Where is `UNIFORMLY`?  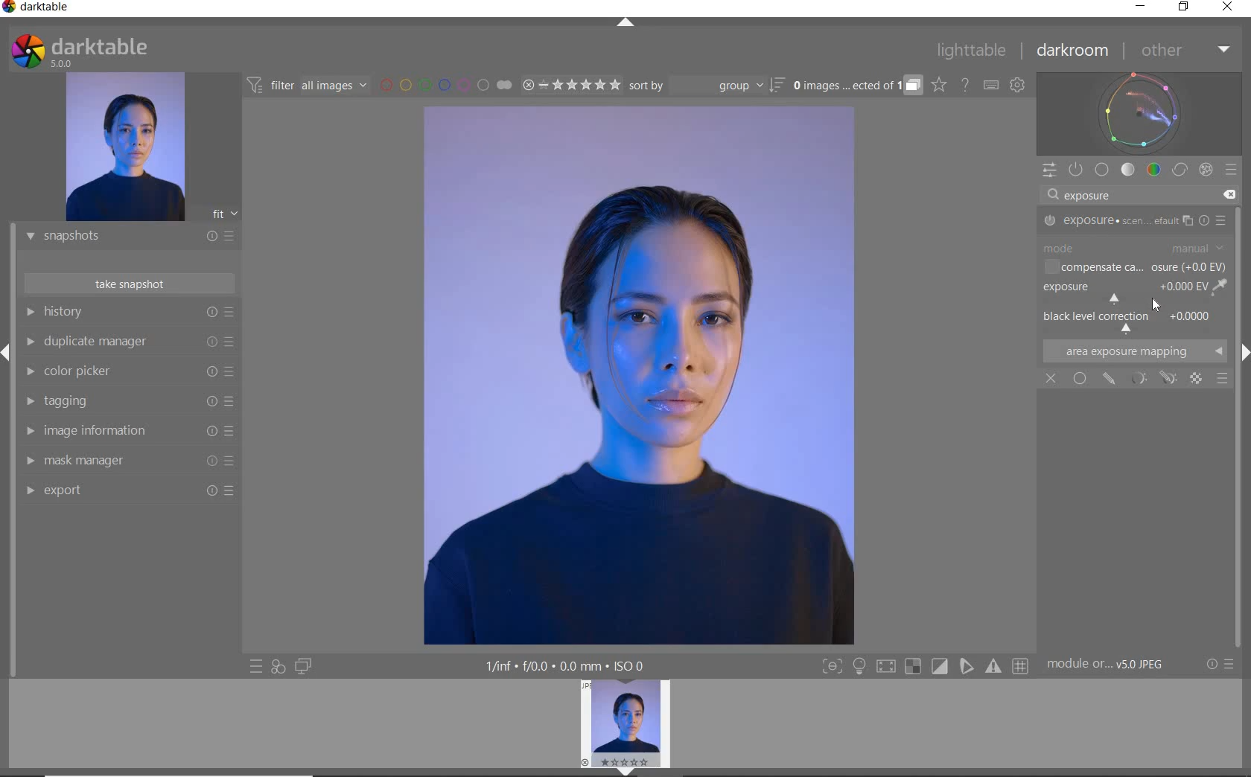 UNIFORMLY is located at coordinates (1080, 378).